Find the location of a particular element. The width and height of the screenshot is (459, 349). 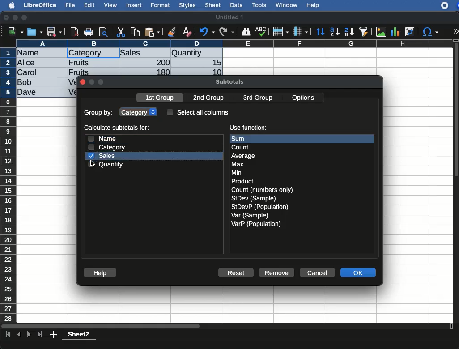

Count is located at coordinates (242, 147).